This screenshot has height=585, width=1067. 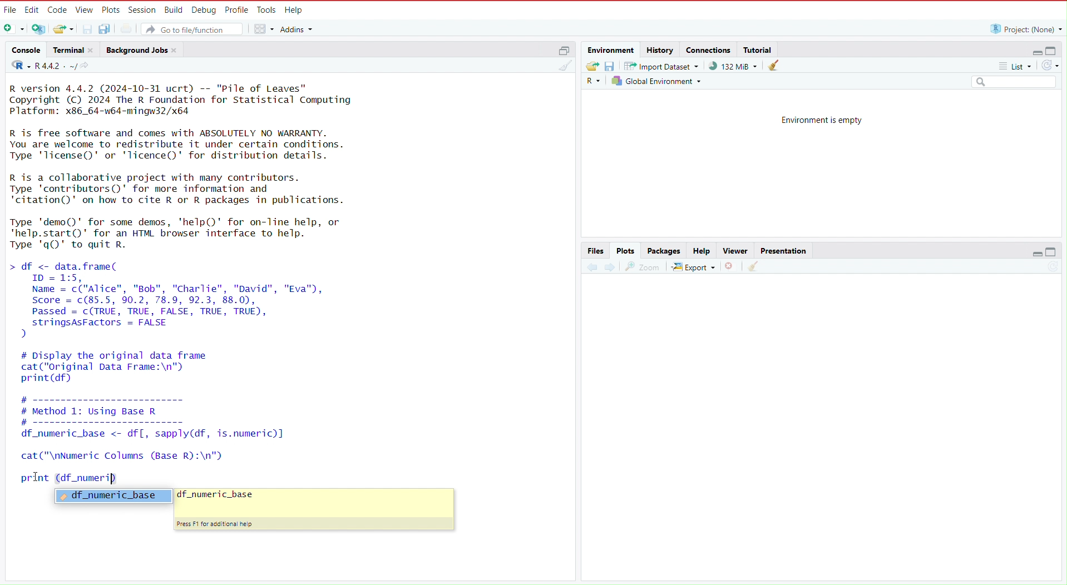 What do you see at coordinates (204, 9) in the screenshot?
I see `Debug` at bounding box center [204, 9].